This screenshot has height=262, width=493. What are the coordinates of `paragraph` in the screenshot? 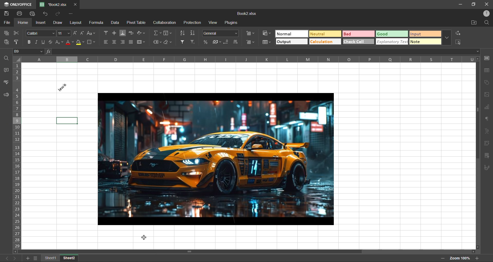 It's located at (487, 119).